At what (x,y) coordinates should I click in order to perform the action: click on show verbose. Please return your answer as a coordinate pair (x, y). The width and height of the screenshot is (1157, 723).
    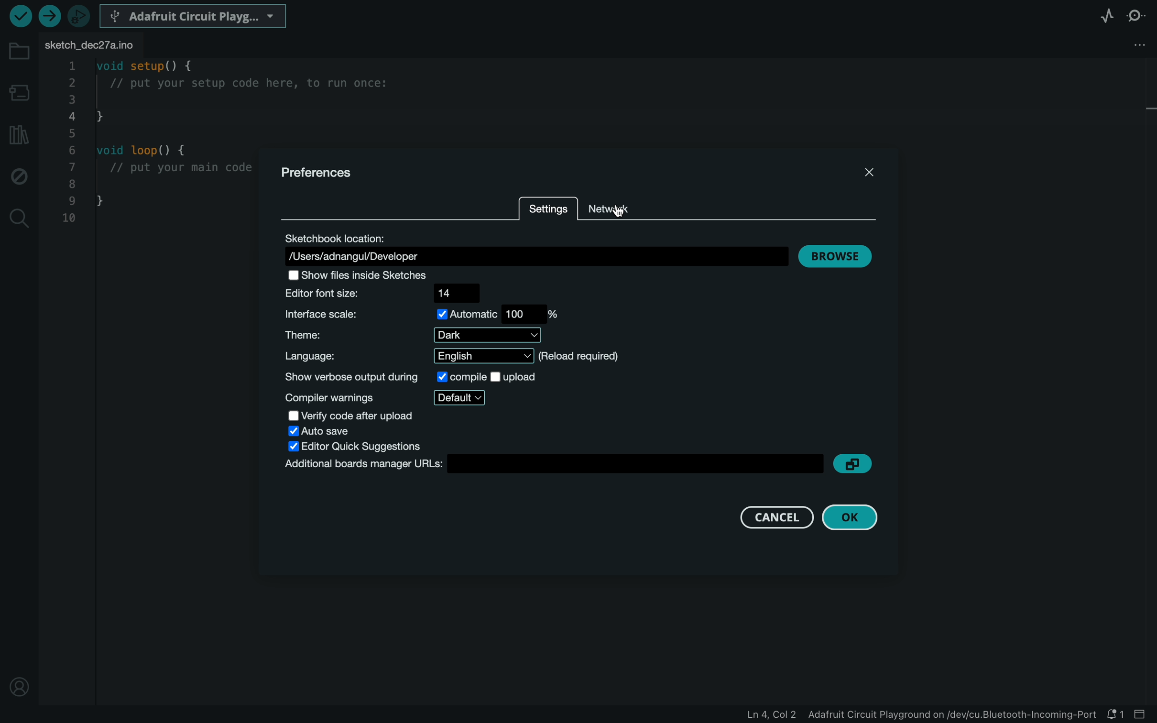
    Looking at the image, I should click on (410, 375).